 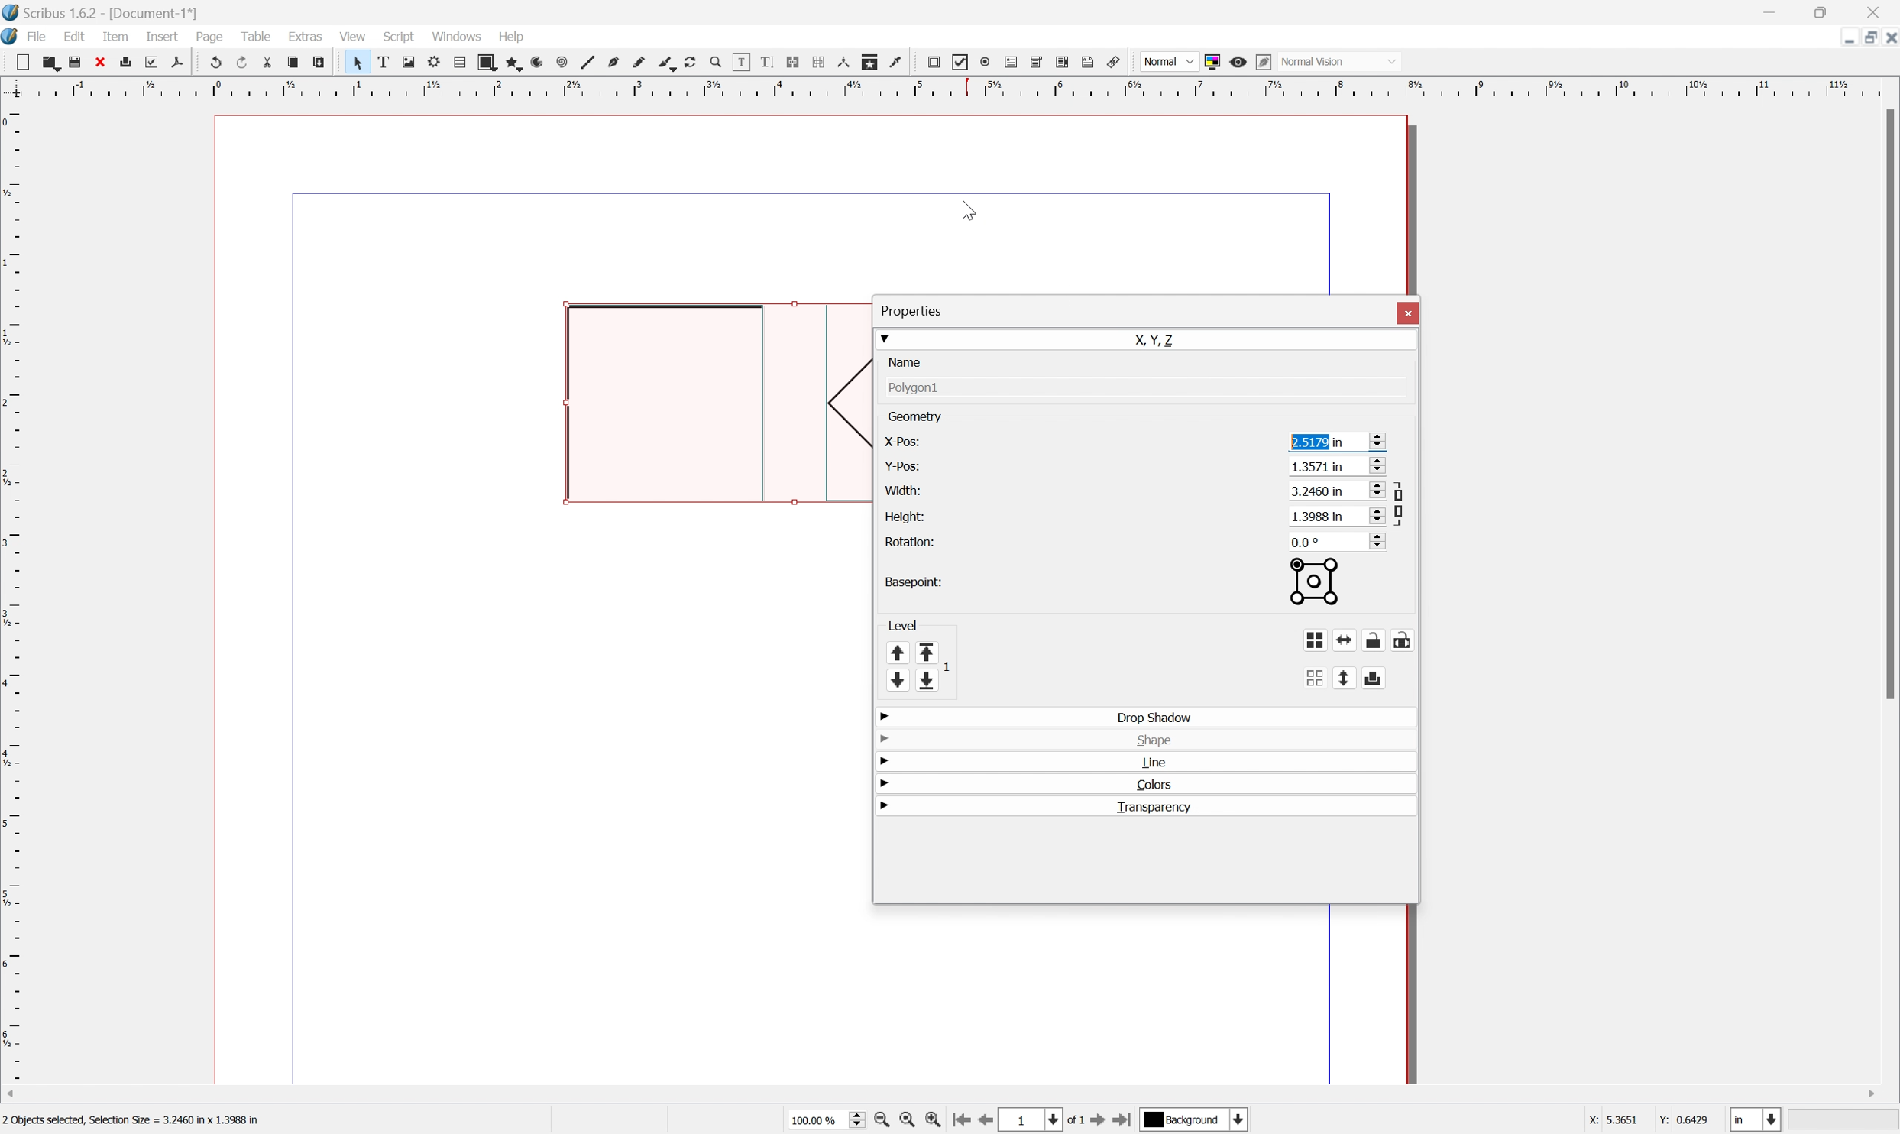 What do you see at coordinates (905, 517) in the screenshot?
I see `height` at bounding box center [905, 517].